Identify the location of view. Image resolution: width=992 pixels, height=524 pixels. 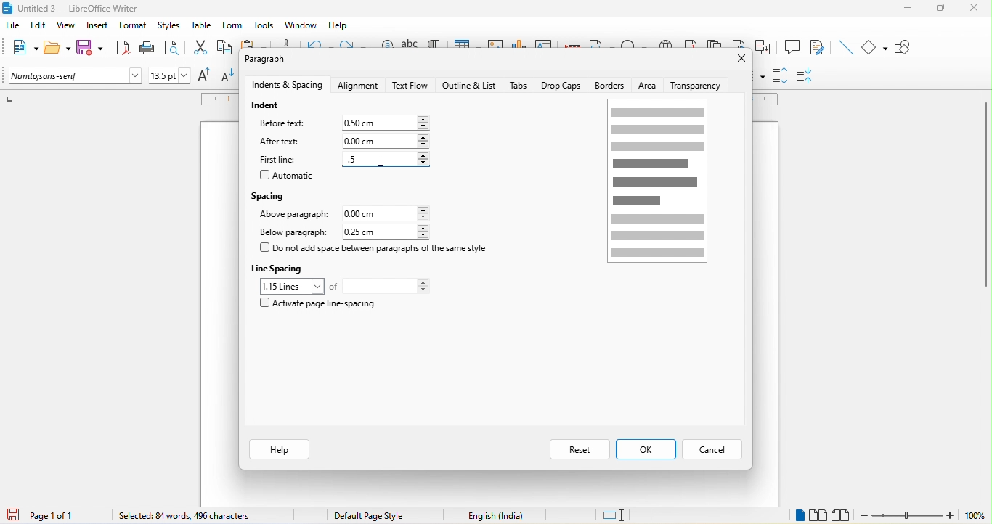
(66, 28).